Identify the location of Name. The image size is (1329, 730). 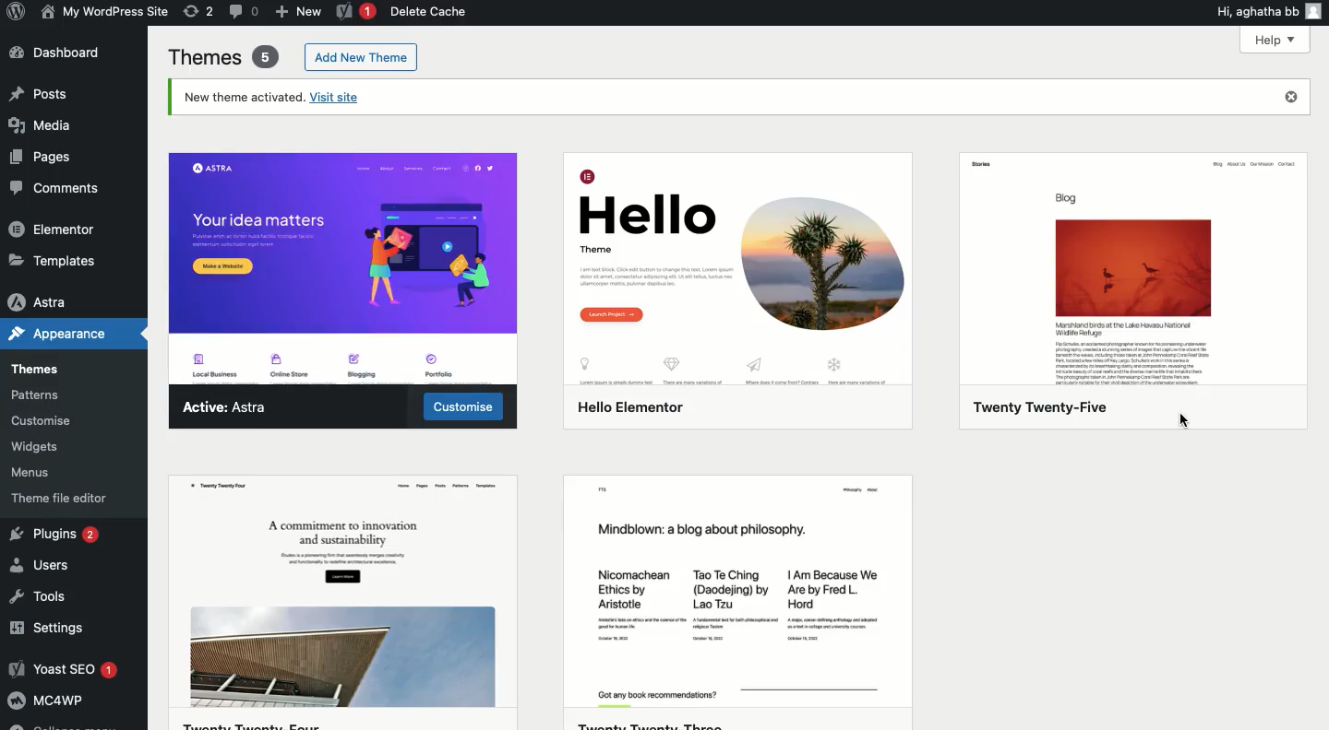
(105, 11).